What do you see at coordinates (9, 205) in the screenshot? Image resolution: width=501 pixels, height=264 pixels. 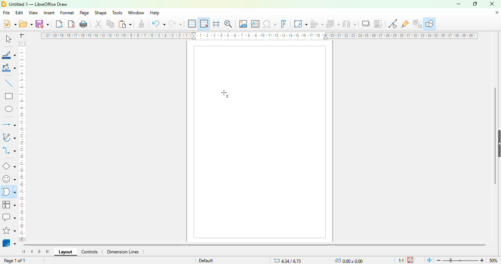 I see `flowchart` at bounding box center [9, 205].